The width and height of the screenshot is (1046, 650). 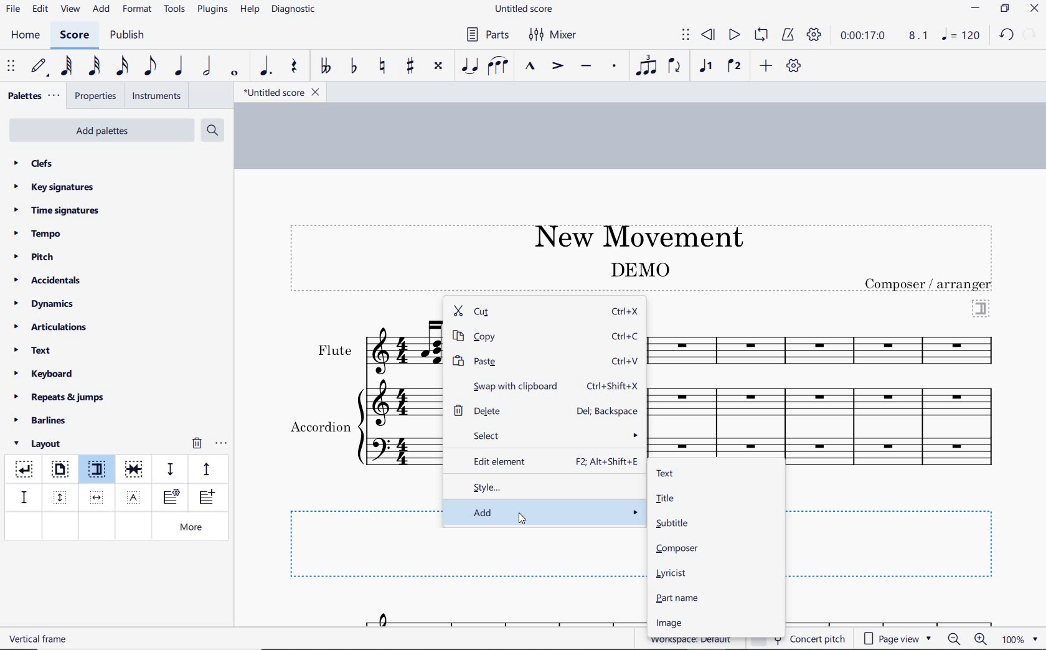 I want to click on redo, so click(x=1006, y=34).